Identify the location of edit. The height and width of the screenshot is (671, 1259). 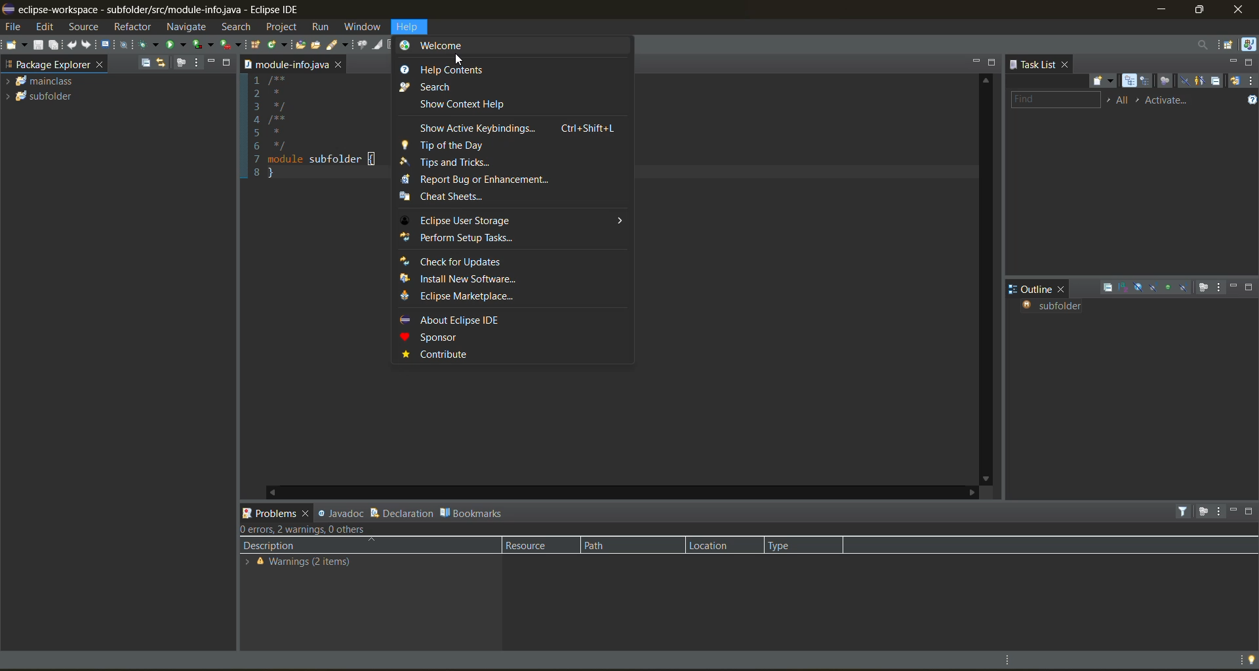
(47, 28).